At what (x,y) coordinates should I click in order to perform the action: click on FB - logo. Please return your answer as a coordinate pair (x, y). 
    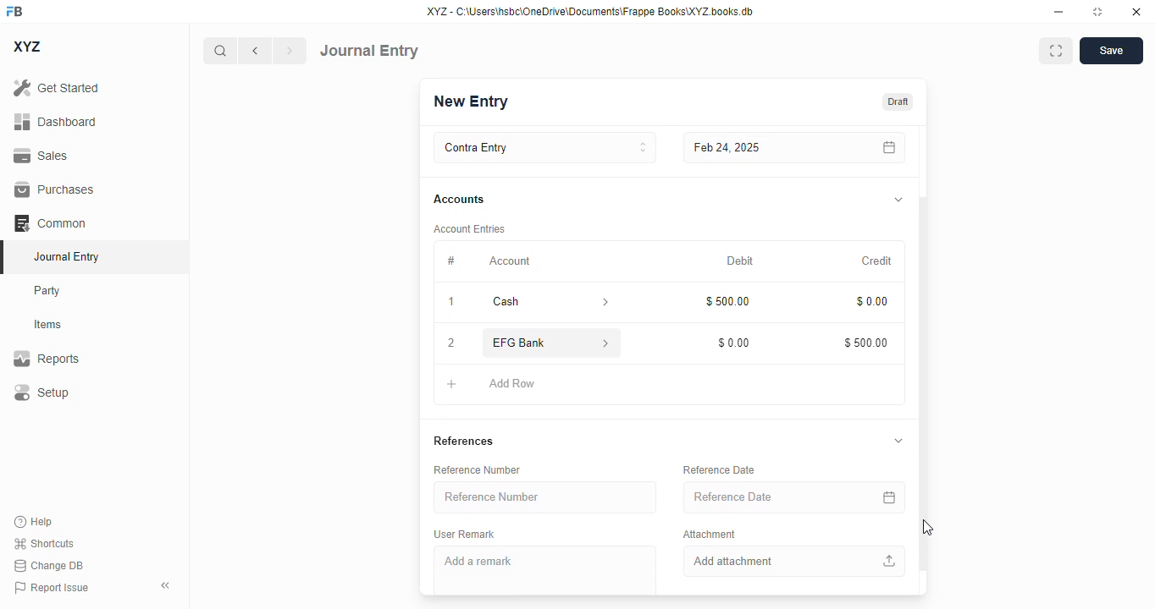
    Looking at the image, I should click on (14, 11).